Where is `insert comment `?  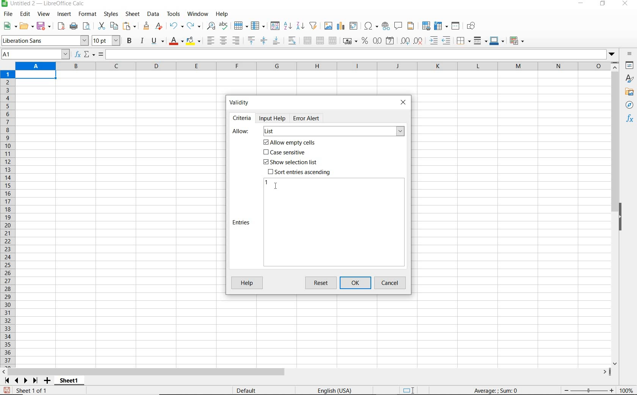 insert comment  is located at coordinates (399, 26).